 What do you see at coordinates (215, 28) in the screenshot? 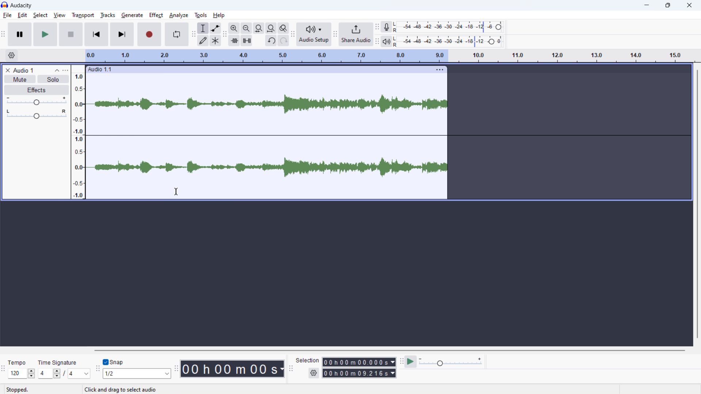
I see `envelop tool` at bounding box center [215, 28].